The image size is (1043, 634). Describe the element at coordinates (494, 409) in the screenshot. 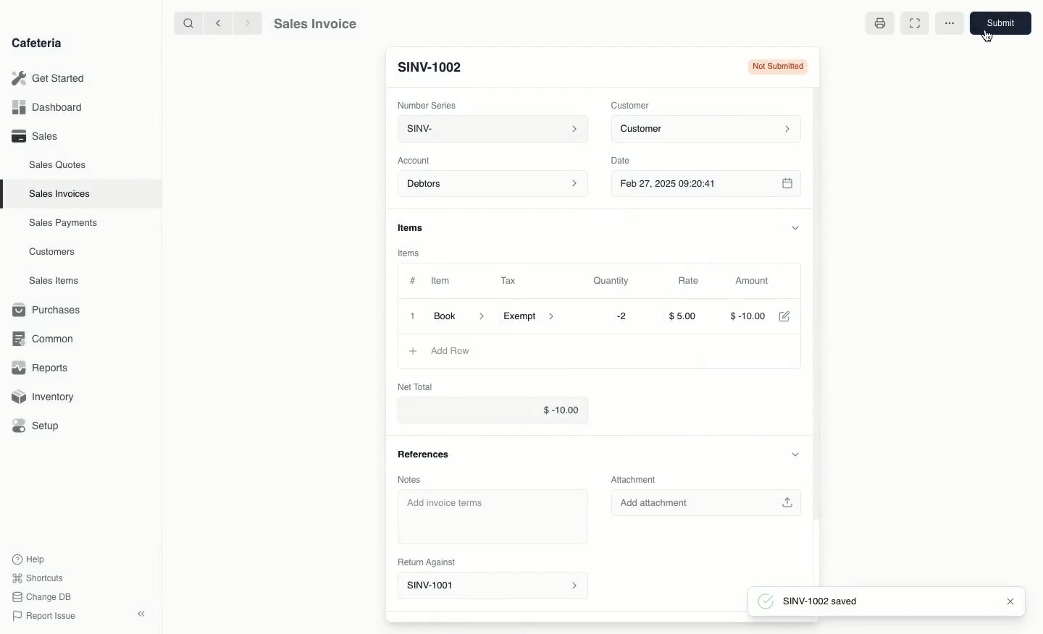

I see `$-10.00` at that location.